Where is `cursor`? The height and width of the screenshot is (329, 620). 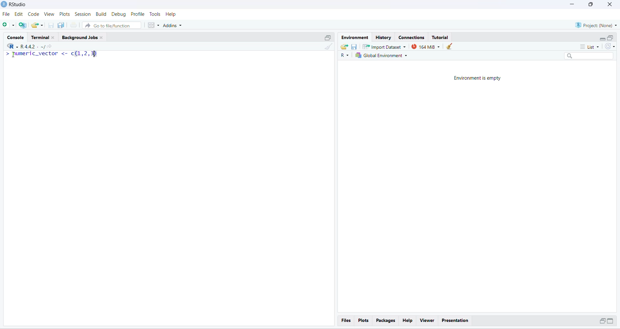 cursor is located at coordinates (13, 55).